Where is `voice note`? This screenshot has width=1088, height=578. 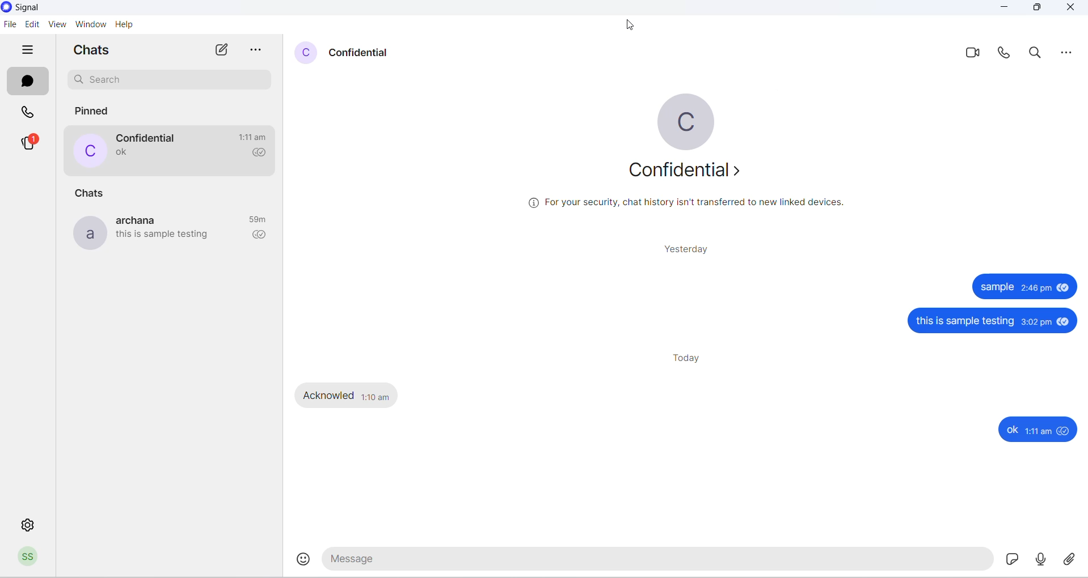
voice note is located at coordinates (1042, 561).